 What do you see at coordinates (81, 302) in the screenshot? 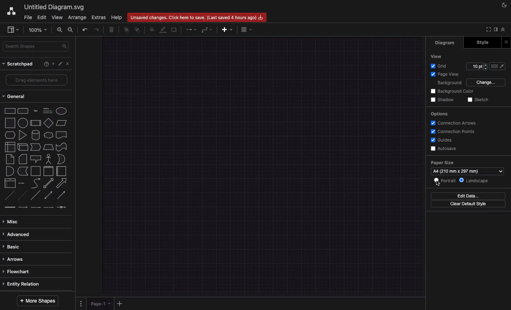
I see `Options` at bounding box center [81, 302].